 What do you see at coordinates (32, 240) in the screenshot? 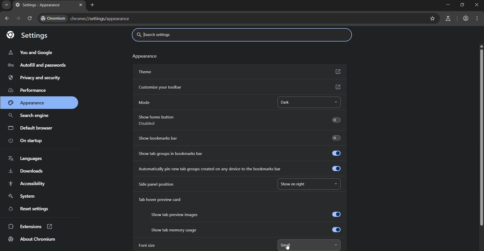
I see `about chromium` at bounding box center [32, 240].